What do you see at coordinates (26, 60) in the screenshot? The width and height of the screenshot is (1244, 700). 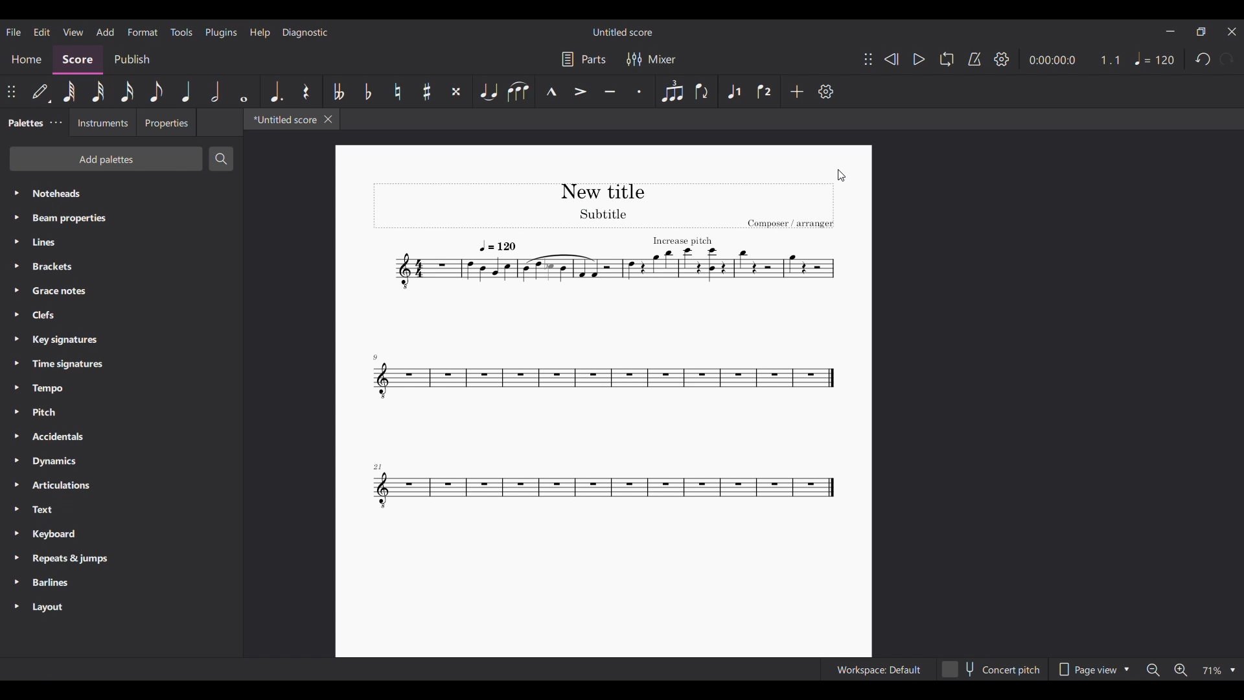 I see `Home section` at bounding box center [26, 60].